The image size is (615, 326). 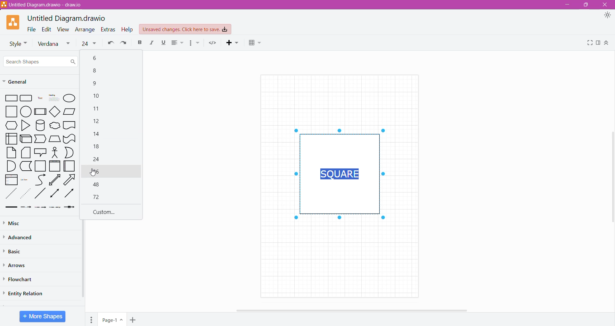 I want to click on Help, so click(x=127, y=30).